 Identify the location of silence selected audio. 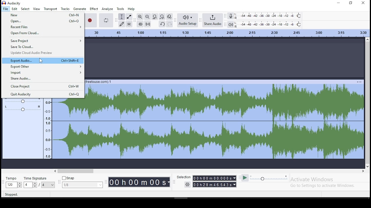
(148, 24).